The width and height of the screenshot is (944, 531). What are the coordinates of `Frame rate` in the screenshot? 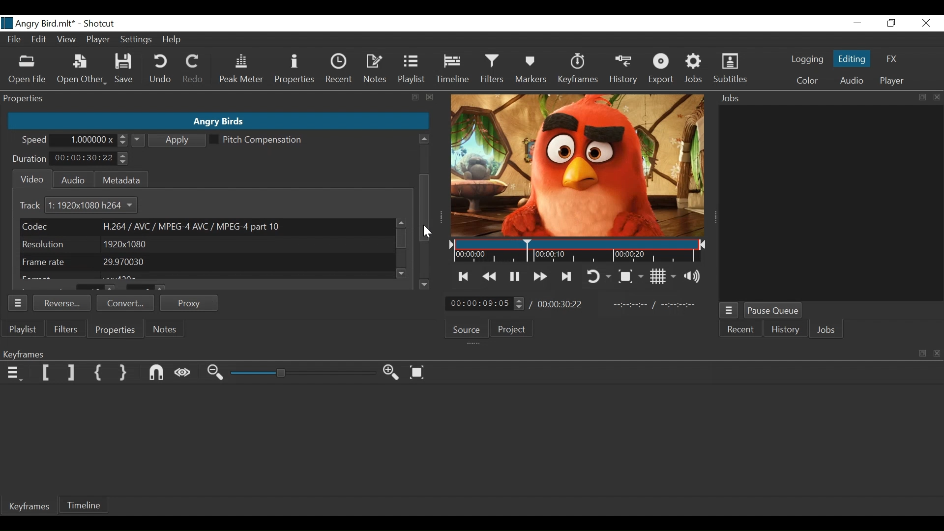 It's located at (207, 262).